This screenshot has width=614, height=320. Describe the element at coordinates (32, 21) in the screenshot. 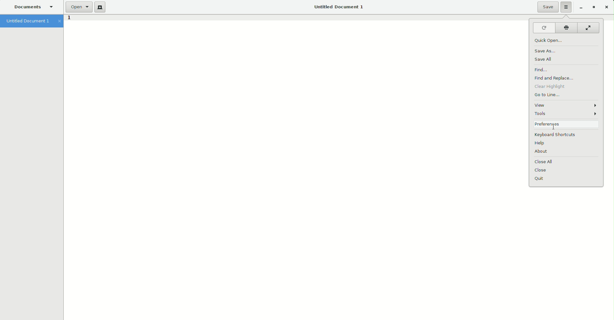

I see `Untitled document 1` at that location.